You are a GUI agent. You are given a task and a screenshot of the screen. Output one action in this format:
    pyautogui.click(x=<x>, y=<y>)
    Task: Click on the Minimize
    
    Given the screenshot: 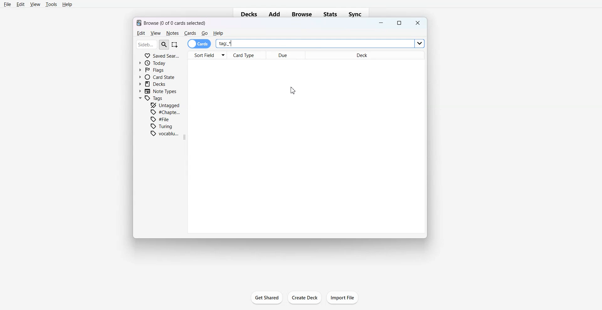 What is the action you would take?
    pyautogui.click(x=381, y=23)
    